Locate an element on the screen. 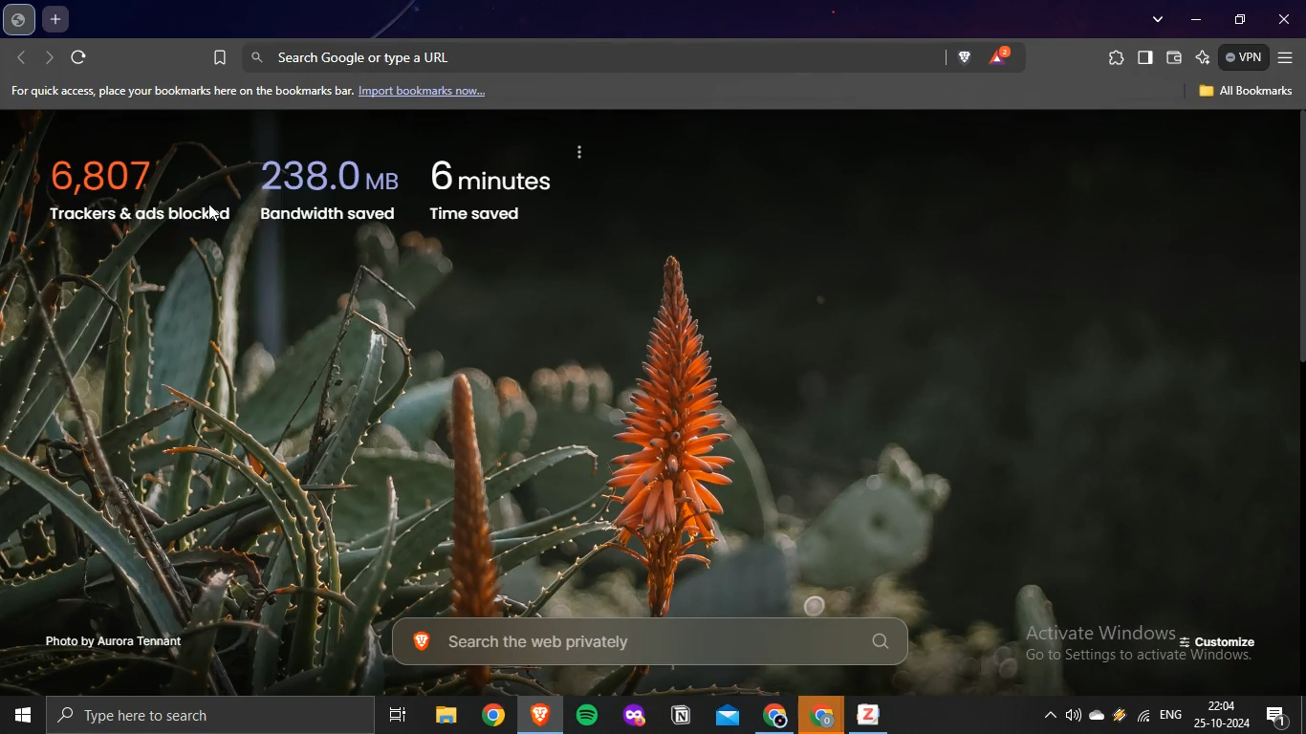 The height and width of the screenshot is (734, 1306). refresh is located at coordinates (80, 56).